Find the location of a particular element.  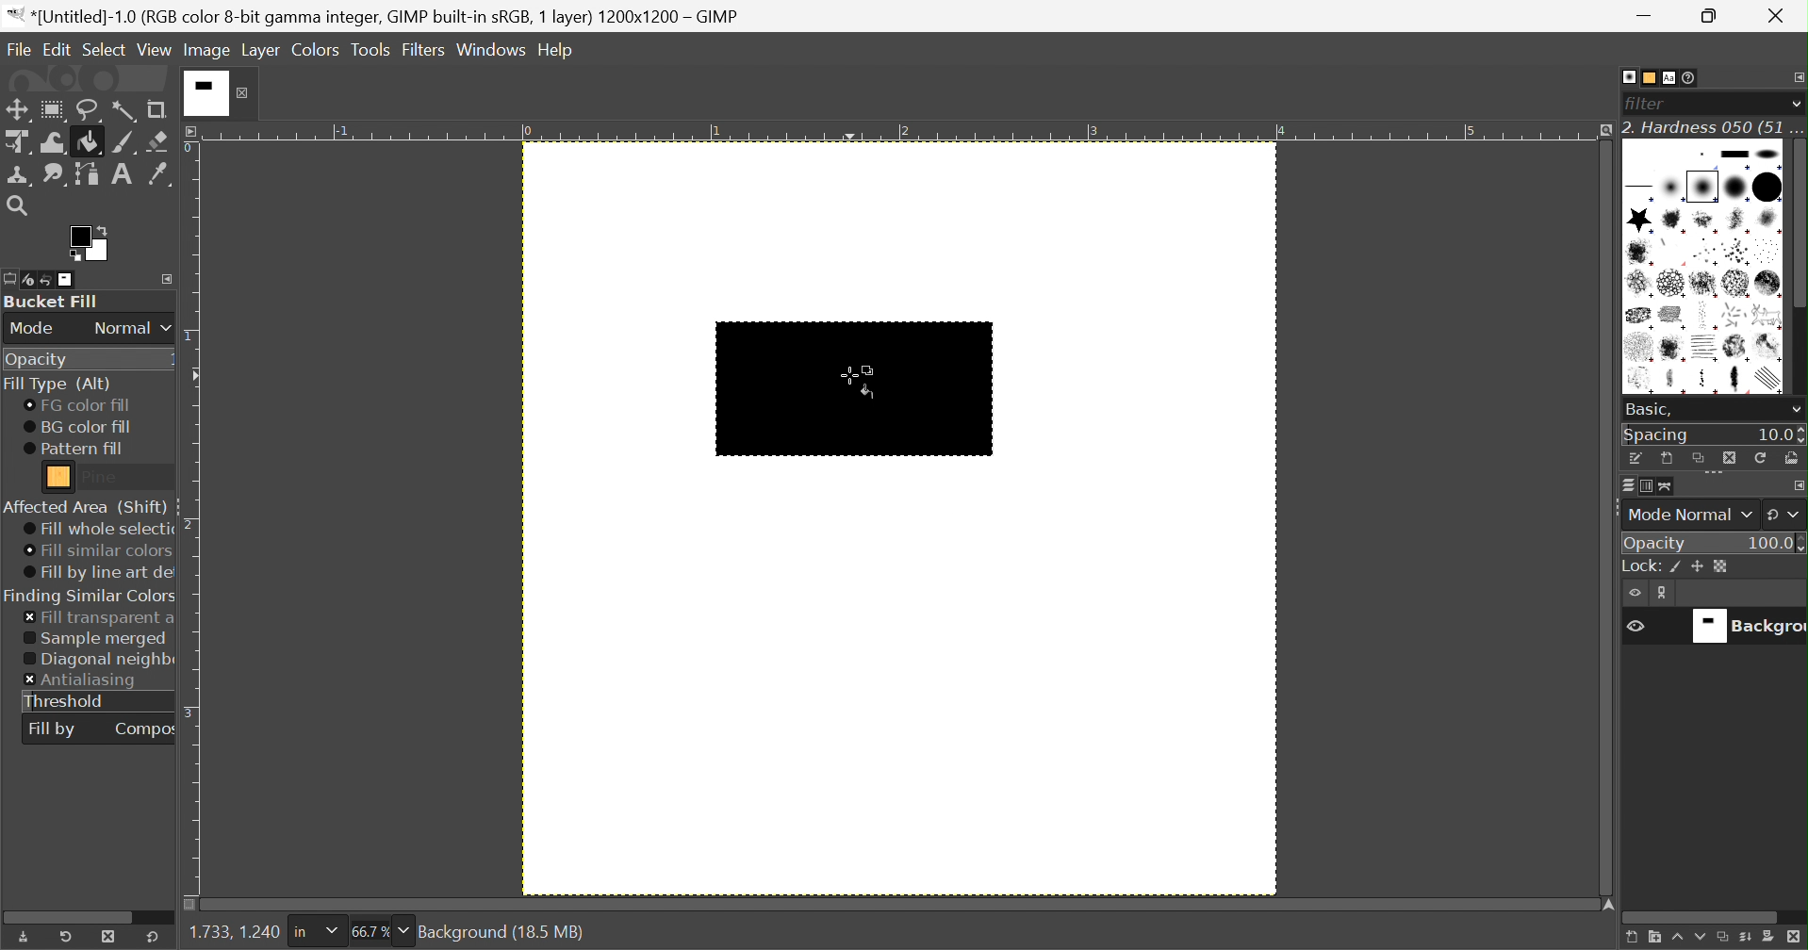

Edit is located at coordinates (57, 48).